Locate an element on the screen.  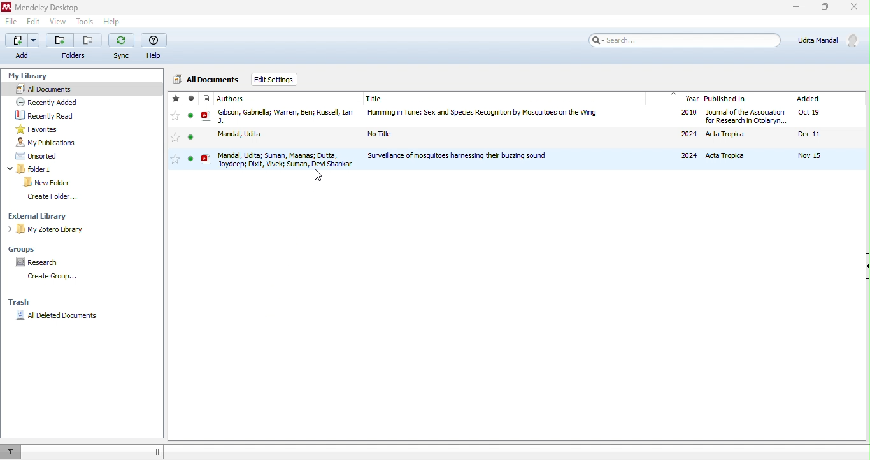
edit is located at coordinates (34, 23).